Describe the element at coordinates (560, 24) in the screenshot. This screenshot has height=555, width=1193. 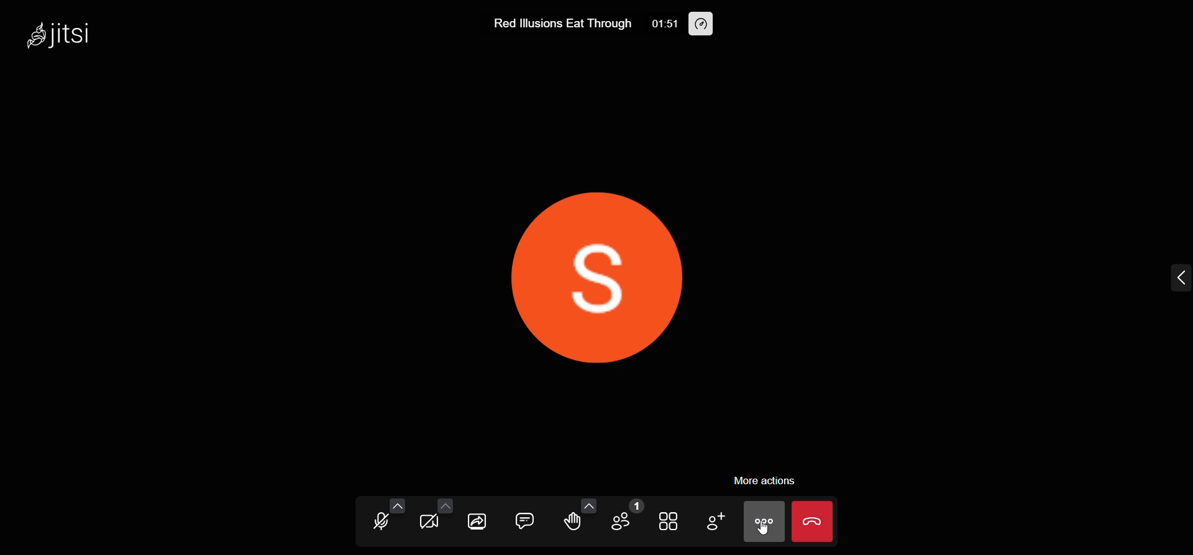
I see `Red lllusions Eat Through` at that location.